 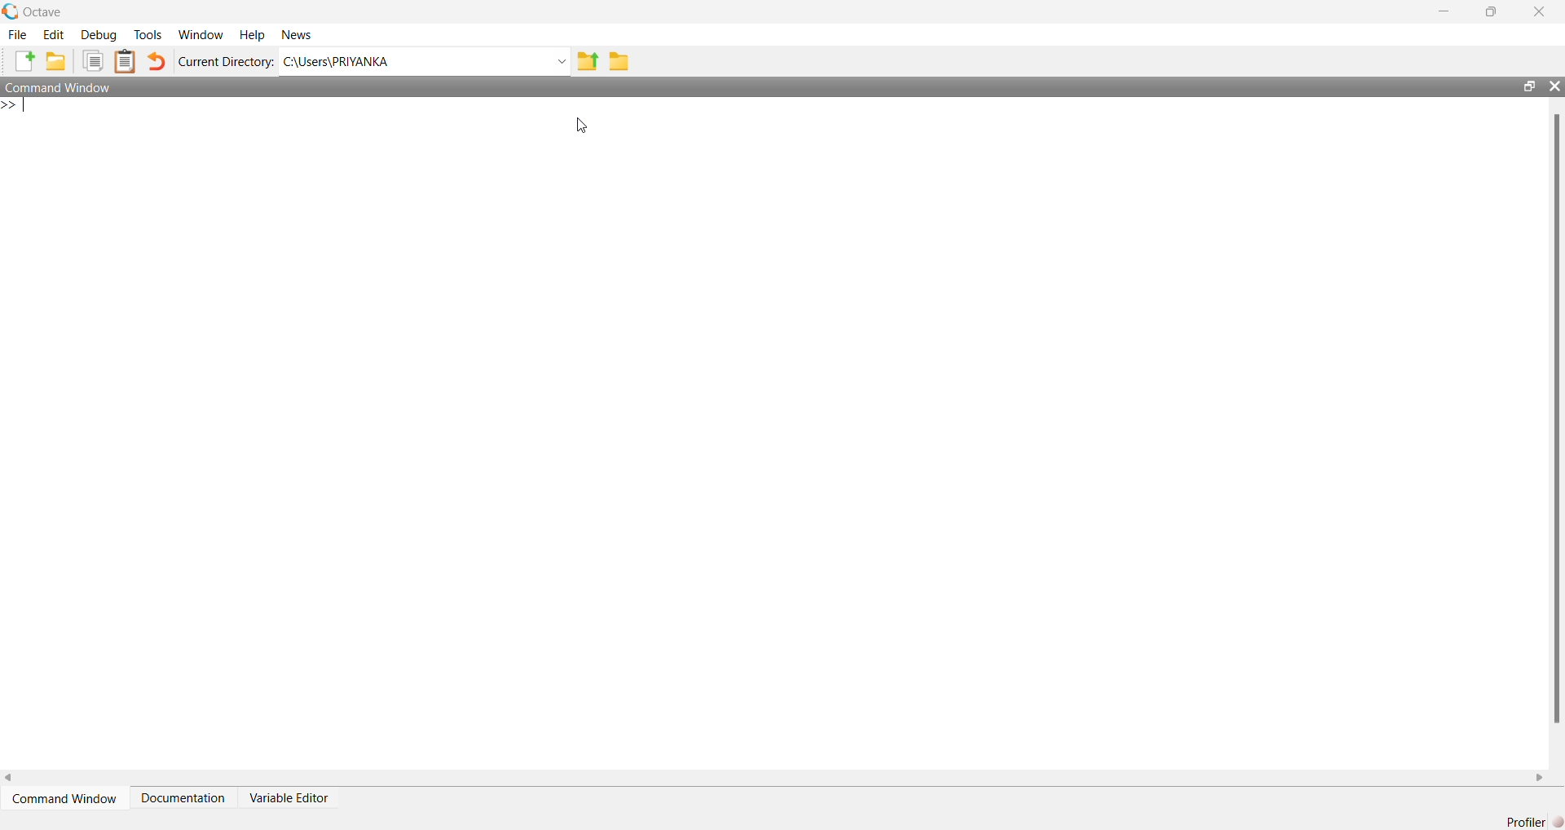 I want to click on one directory up, so click(x=586, y=61).